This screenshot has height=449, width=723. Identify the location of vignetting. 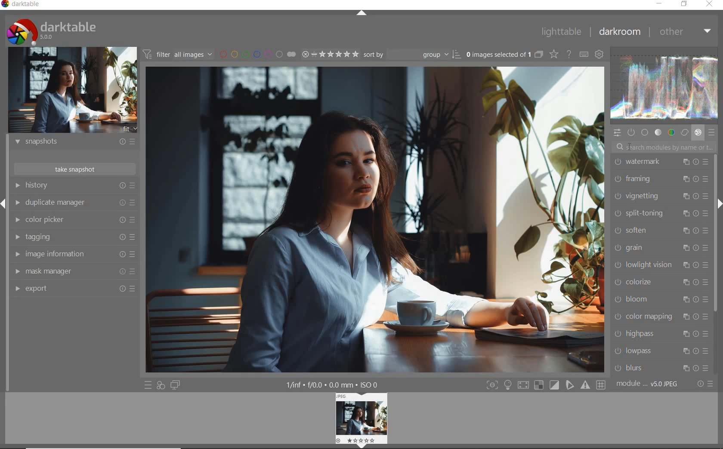
(661, 196).